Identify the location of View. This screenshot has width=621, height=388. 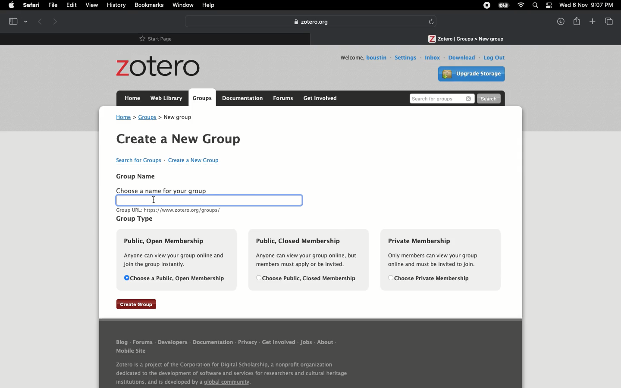
(608, 21).